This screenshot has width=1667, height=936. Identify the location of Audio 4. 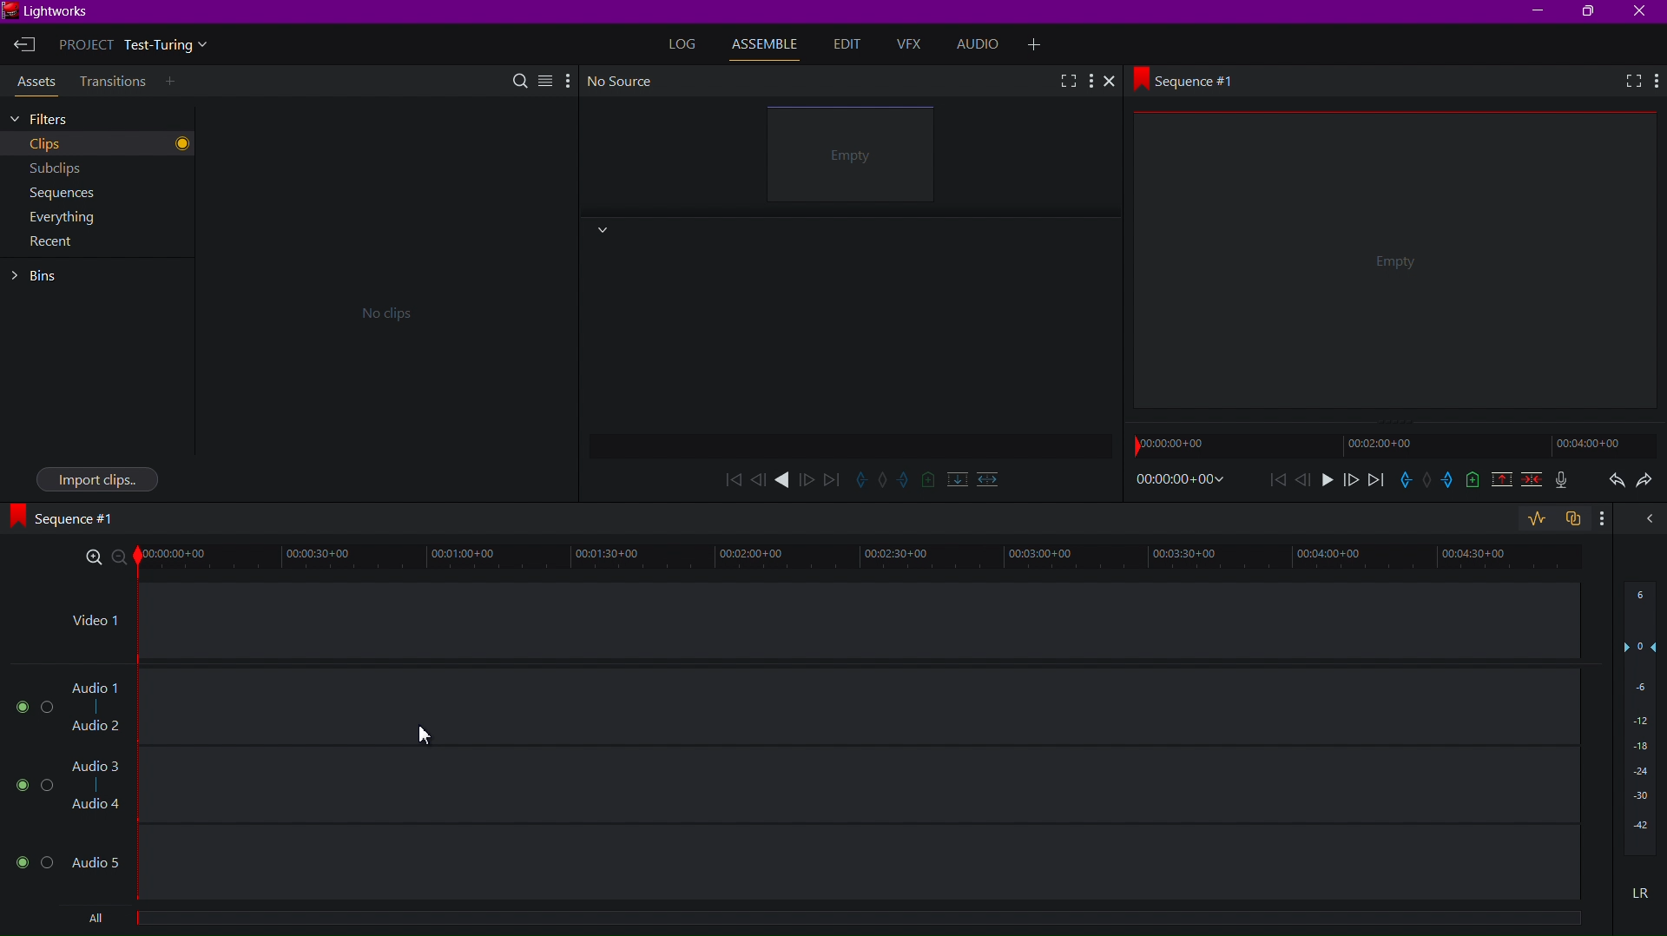
(96, 807).